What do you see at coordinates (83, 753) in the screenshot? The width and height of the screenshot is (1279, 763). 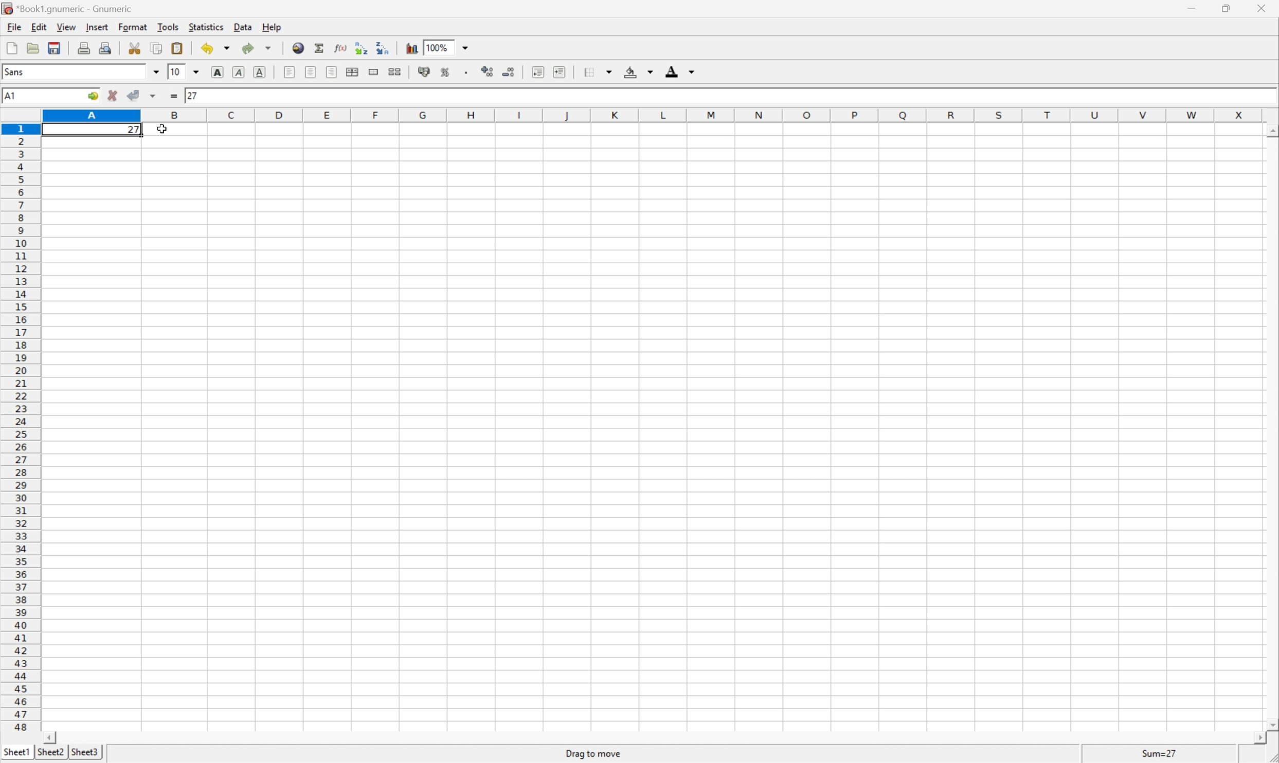 I see `Sheet3` at bounding box center [83, 753].